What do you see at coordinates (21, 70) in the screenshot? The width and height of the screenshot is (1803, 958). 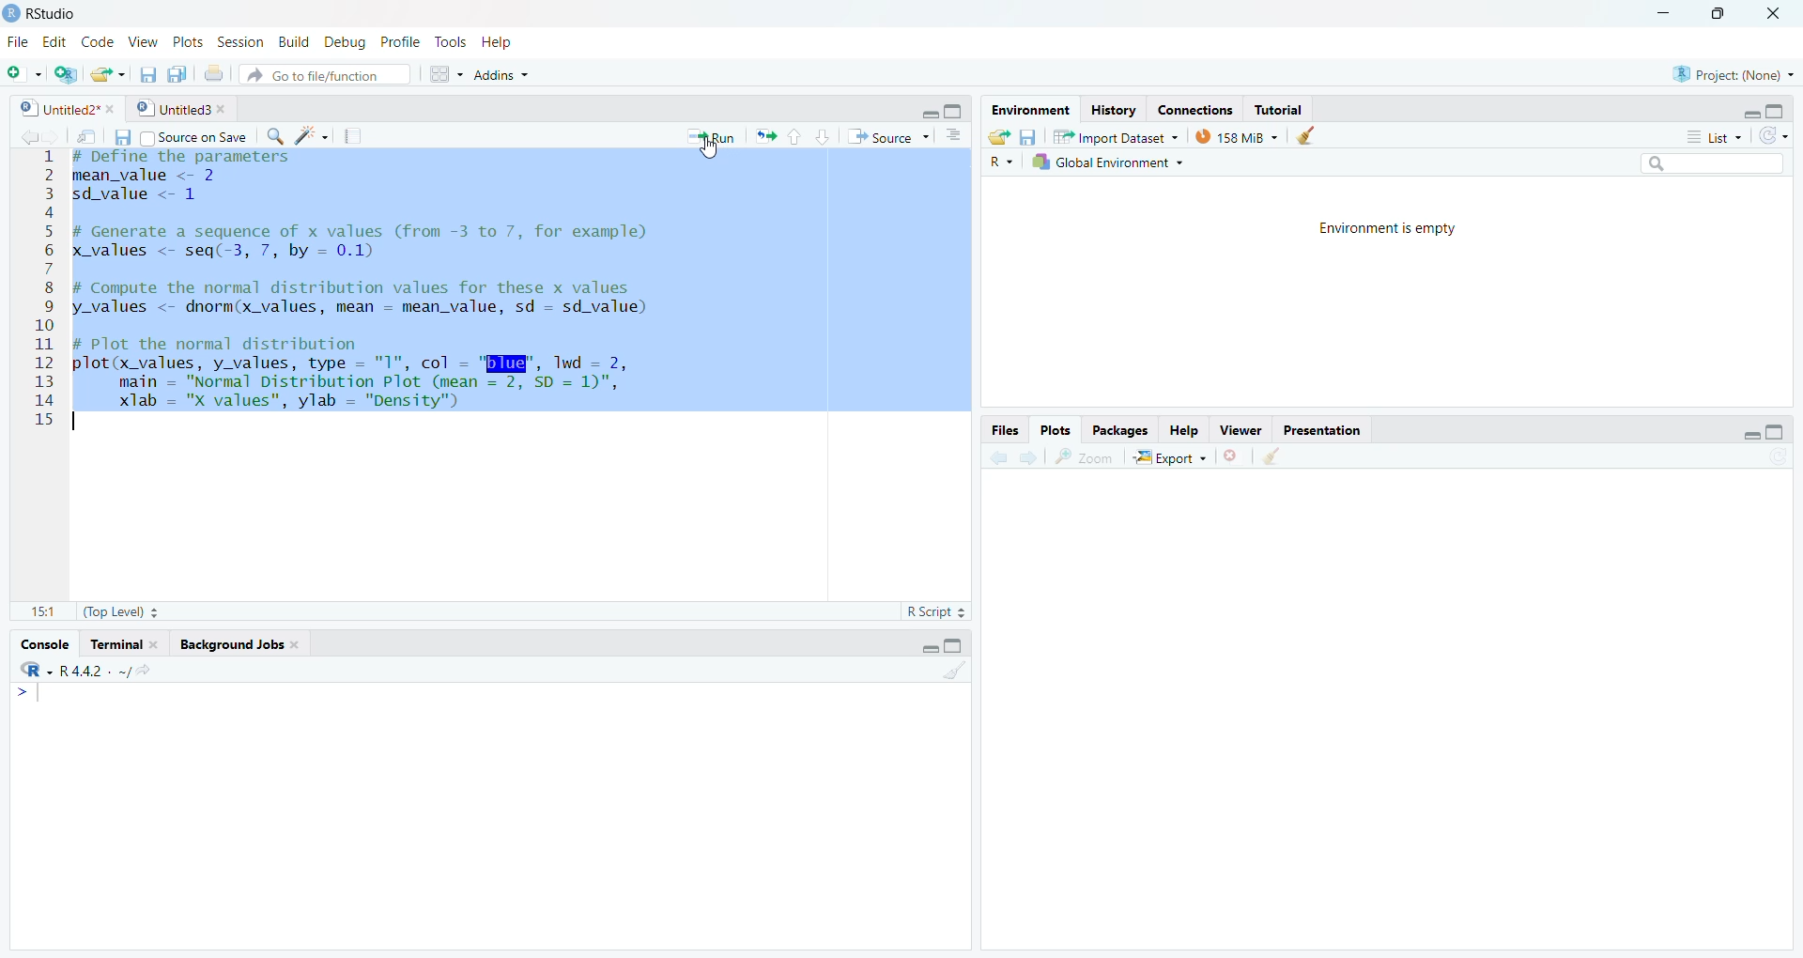 I see `New file` at bounding box center [21, 70].